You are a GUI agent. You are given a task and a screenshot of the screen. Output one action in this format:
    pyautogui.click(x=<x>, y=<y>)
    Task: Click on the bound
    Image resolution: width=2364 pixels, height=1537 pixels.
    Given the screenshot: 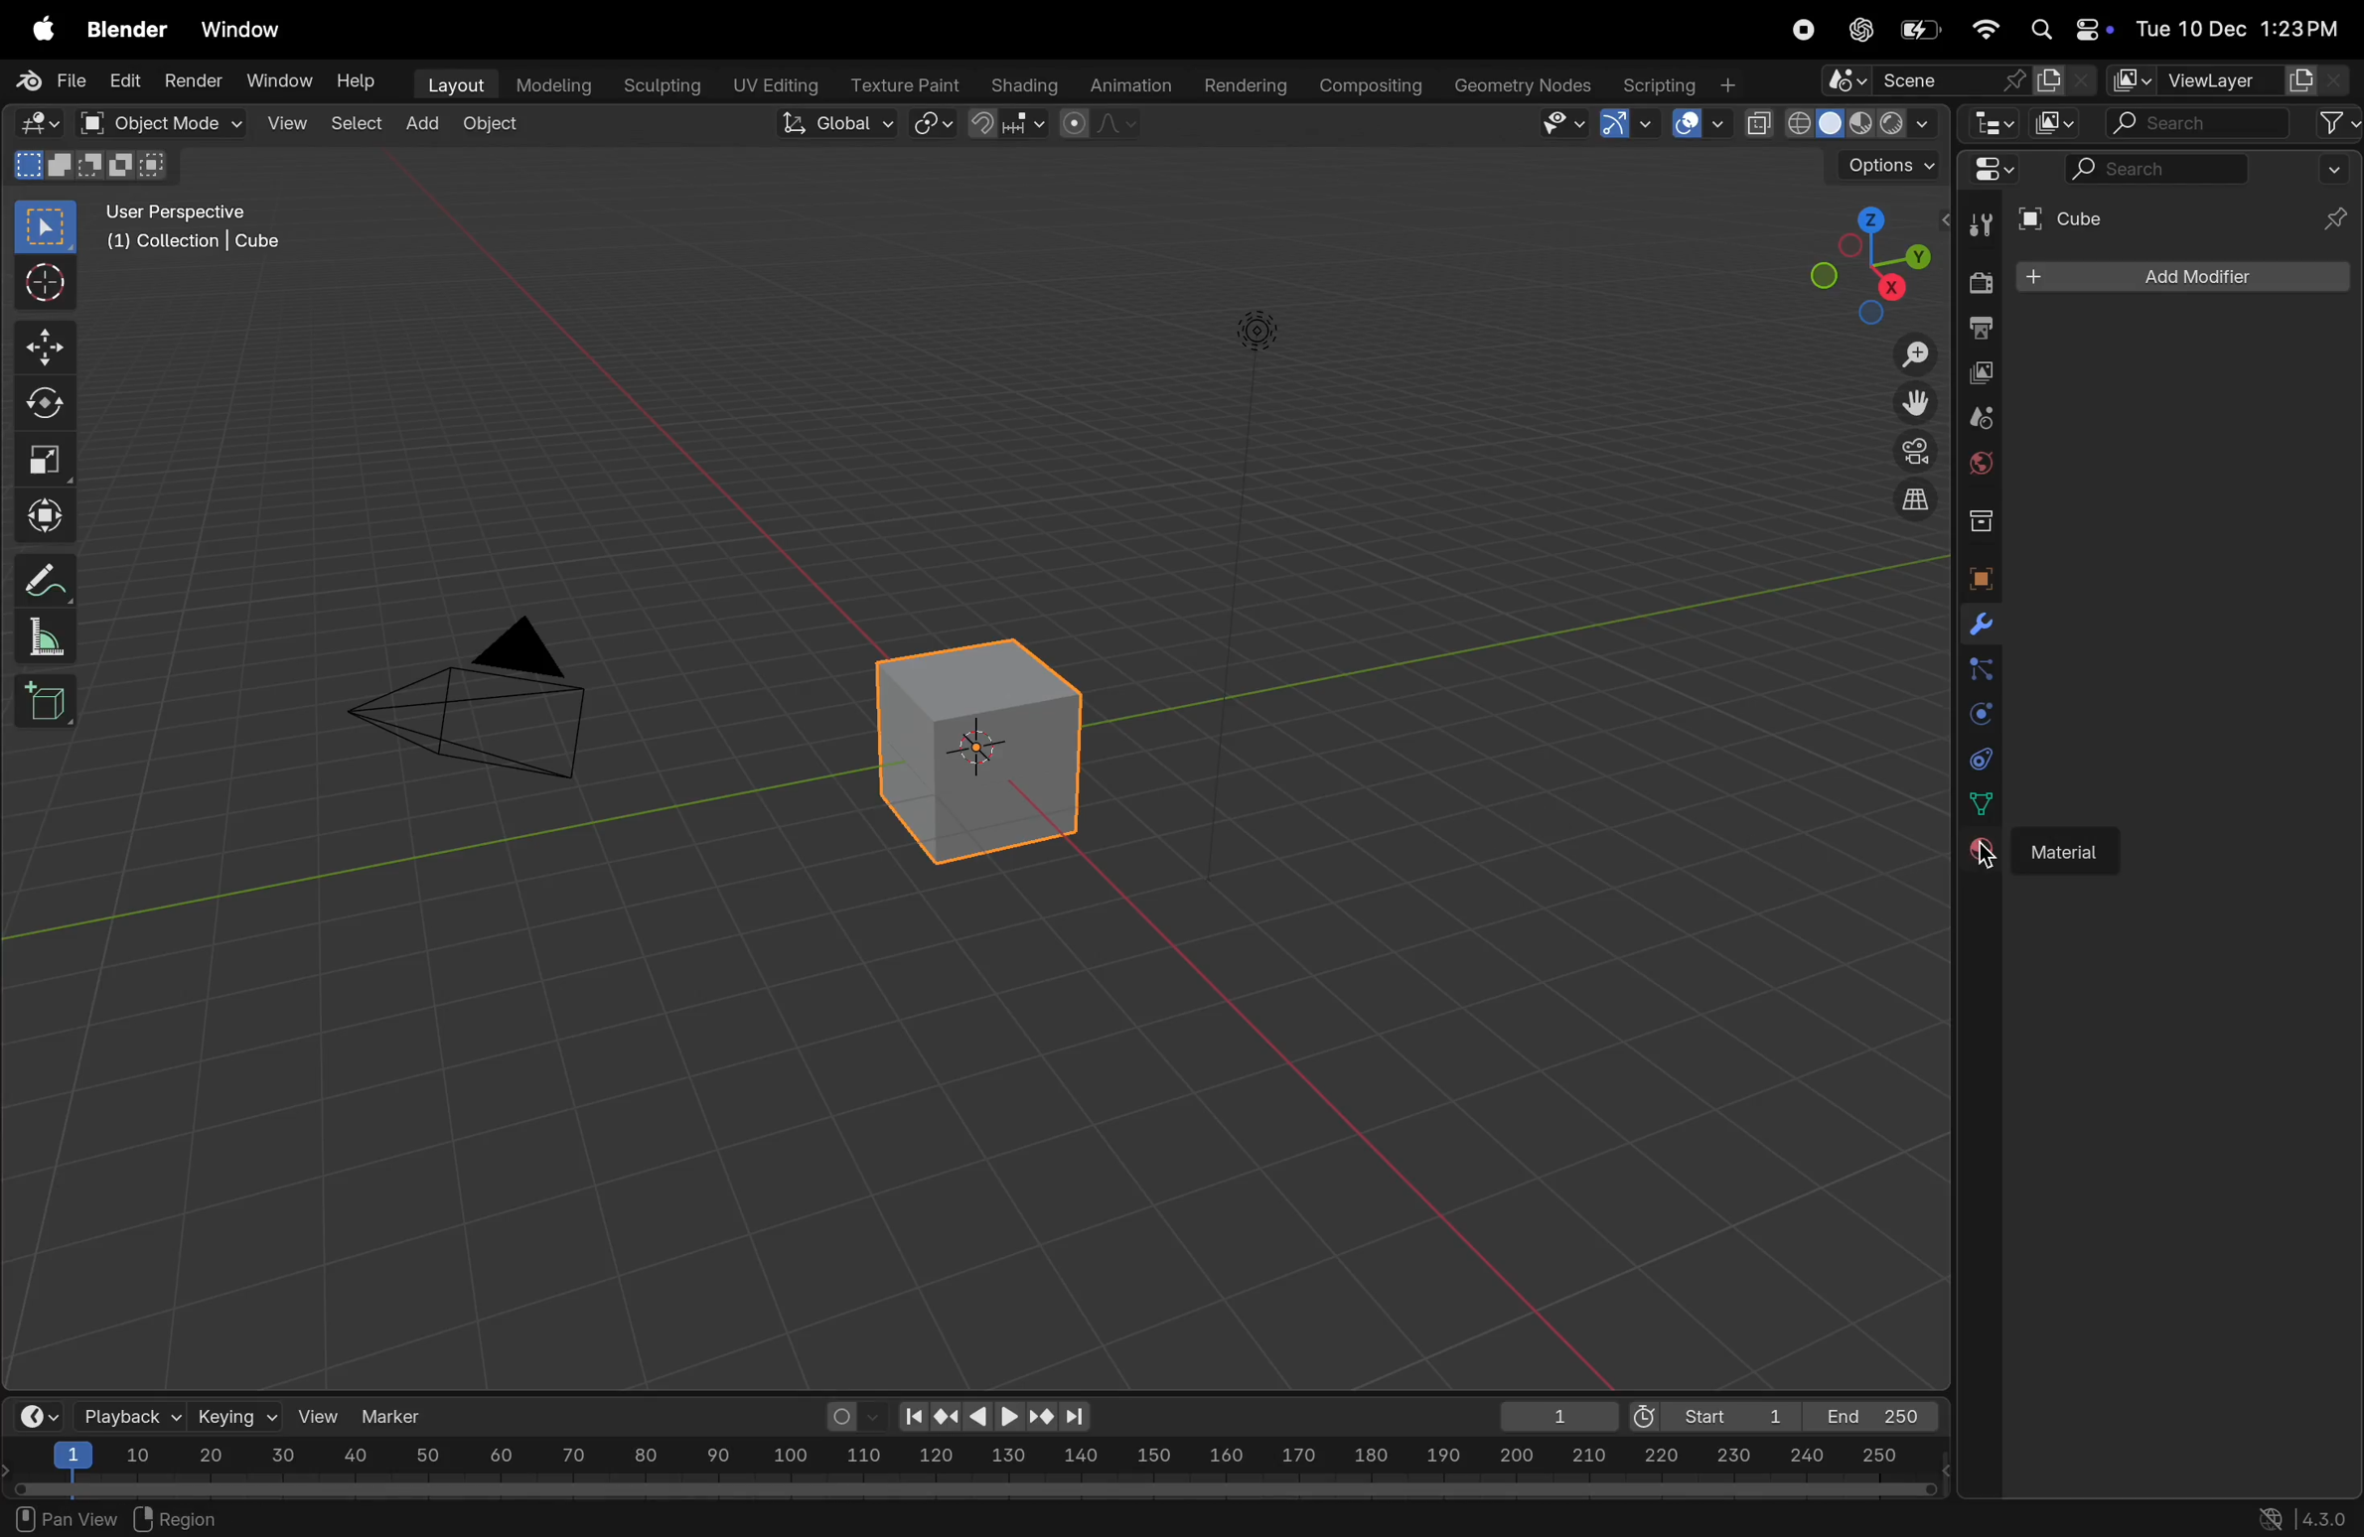 What is the action you would take?
    pyautogui.click(x=1981, y=667)
    